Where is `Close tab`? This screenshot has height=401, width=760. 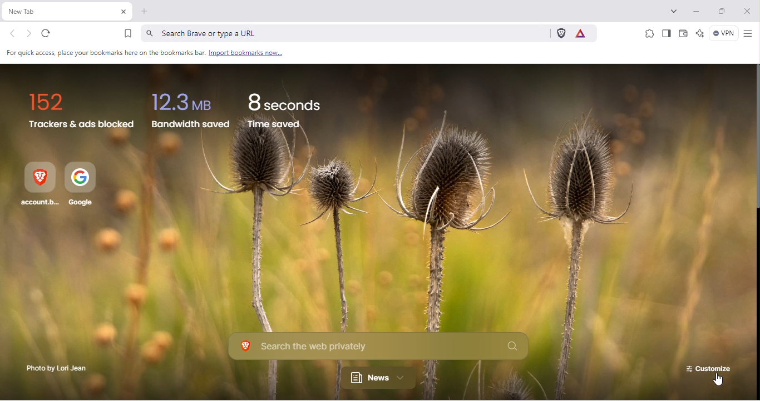
Close tab is located at coordinates (123, 12).